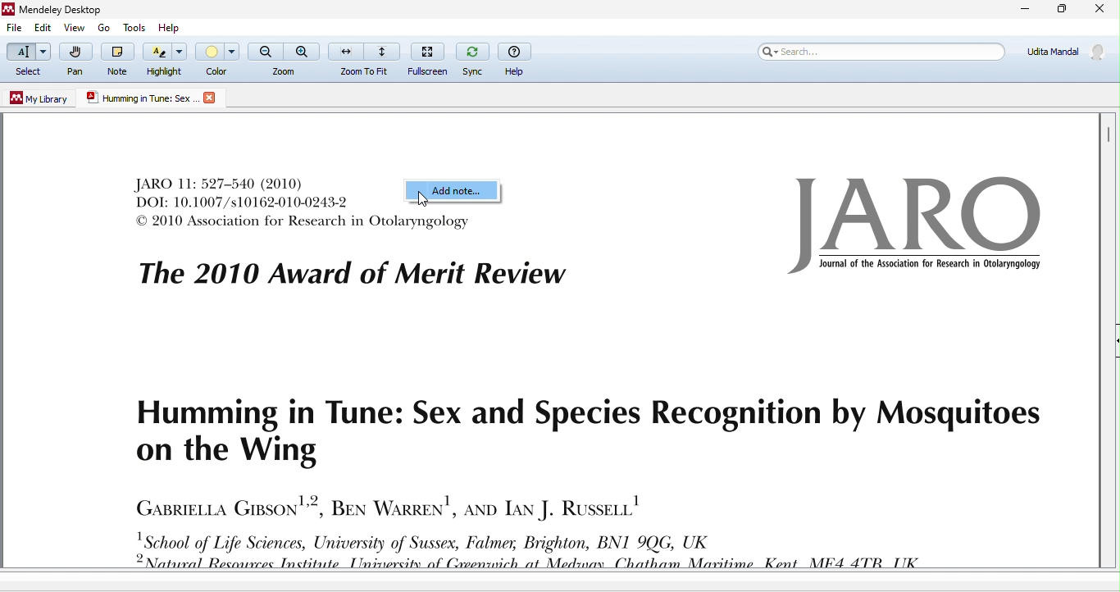 The image size is (1120, 592). I want to click on vertical scroll bar, so click(1109, 136).